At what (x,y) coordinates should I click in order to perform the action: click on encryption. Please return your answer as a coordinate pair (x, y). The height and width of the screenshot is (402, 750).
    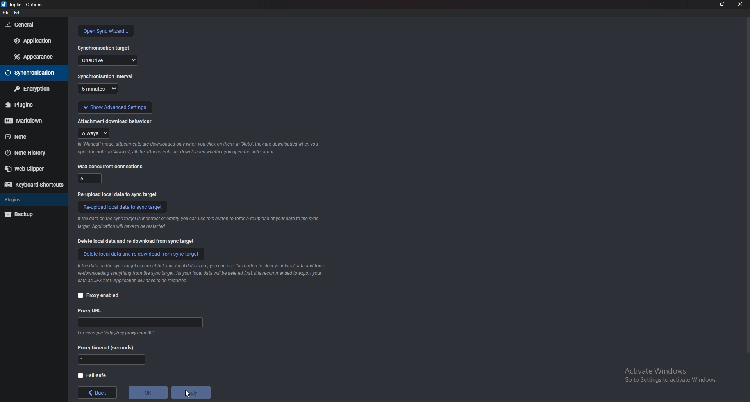
    Looking at the image, I should click on (33, 88).